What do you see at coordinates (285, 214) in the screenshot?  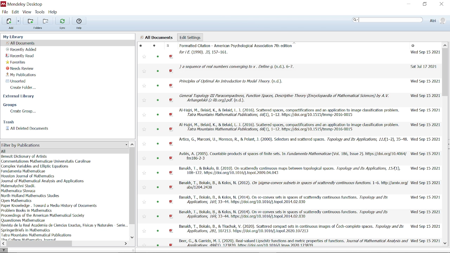 I see `citation` at bounding box center [285, 214].